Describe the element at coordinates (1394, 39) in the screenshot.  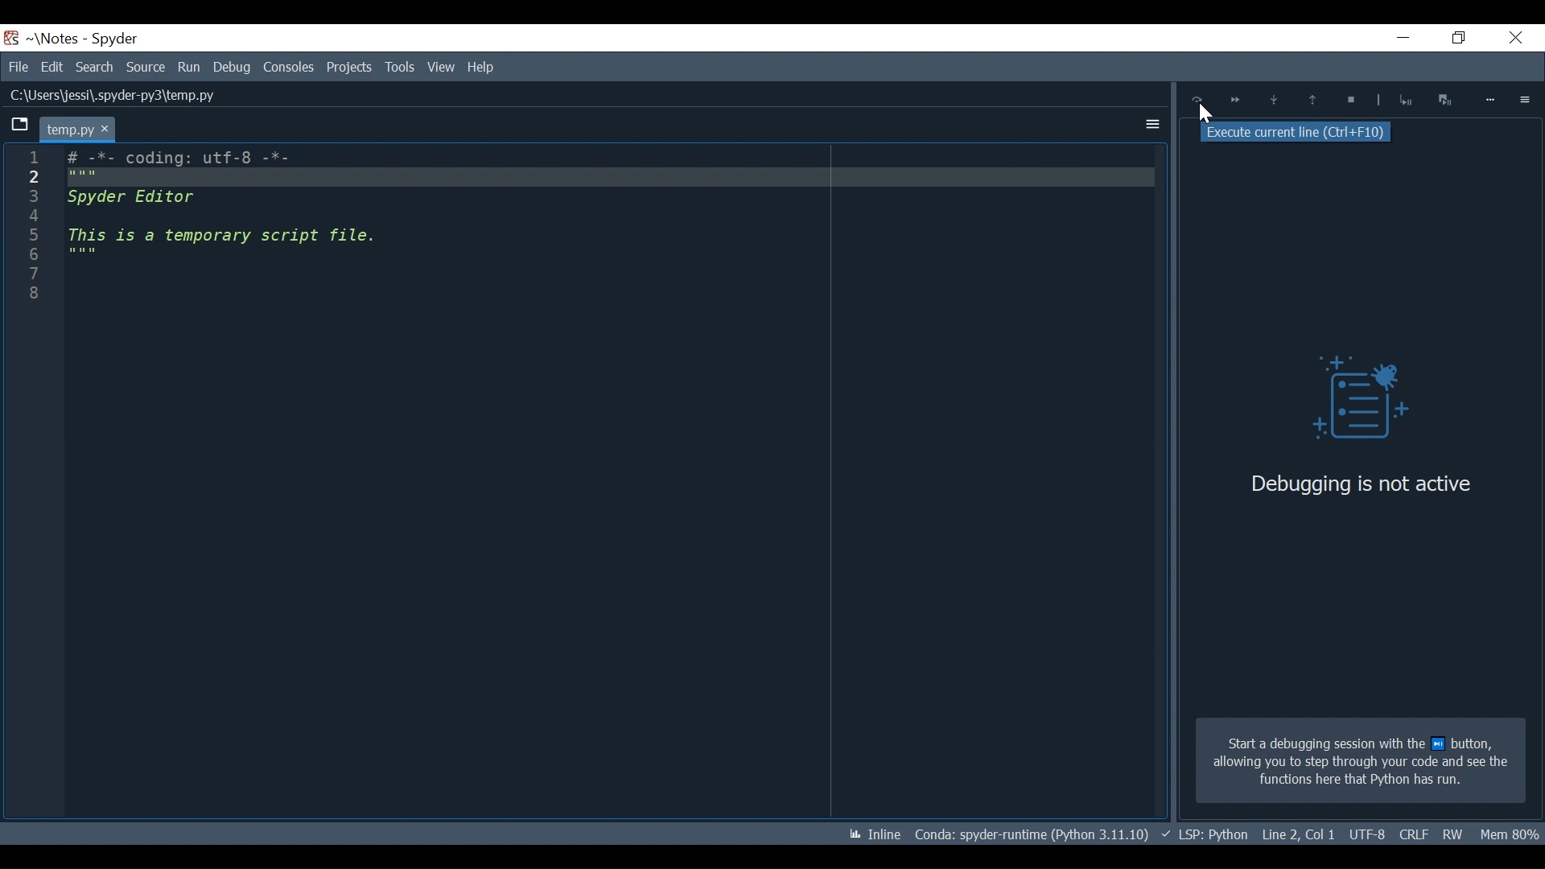
I see `Minimize` at that location.